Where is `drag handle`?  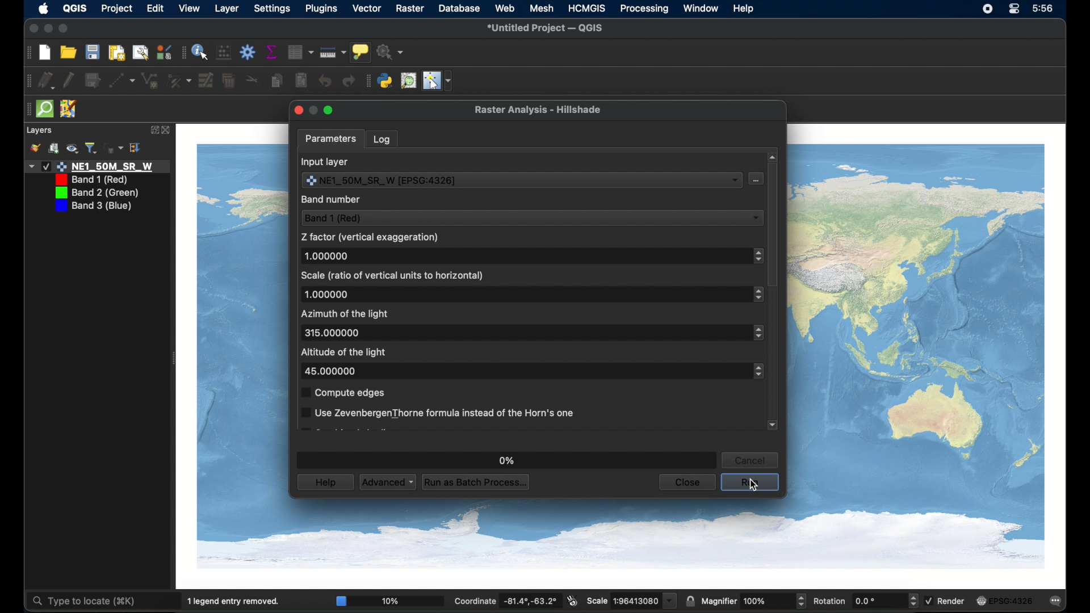
drag handle is located at coordinates (27, 109).